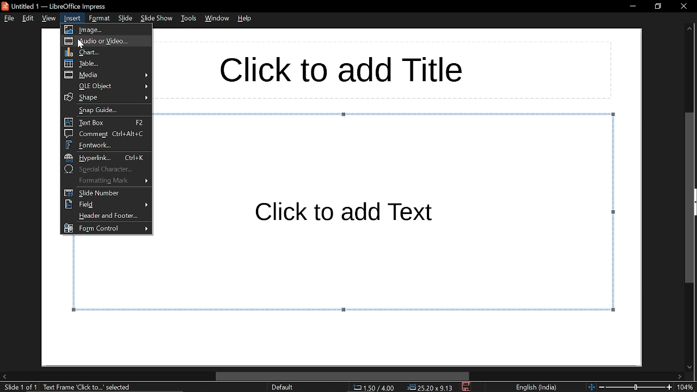  What do you see at coordinates (348, 213) in the screenshot?
I see `click to add text` at bounding box center [348, 213].